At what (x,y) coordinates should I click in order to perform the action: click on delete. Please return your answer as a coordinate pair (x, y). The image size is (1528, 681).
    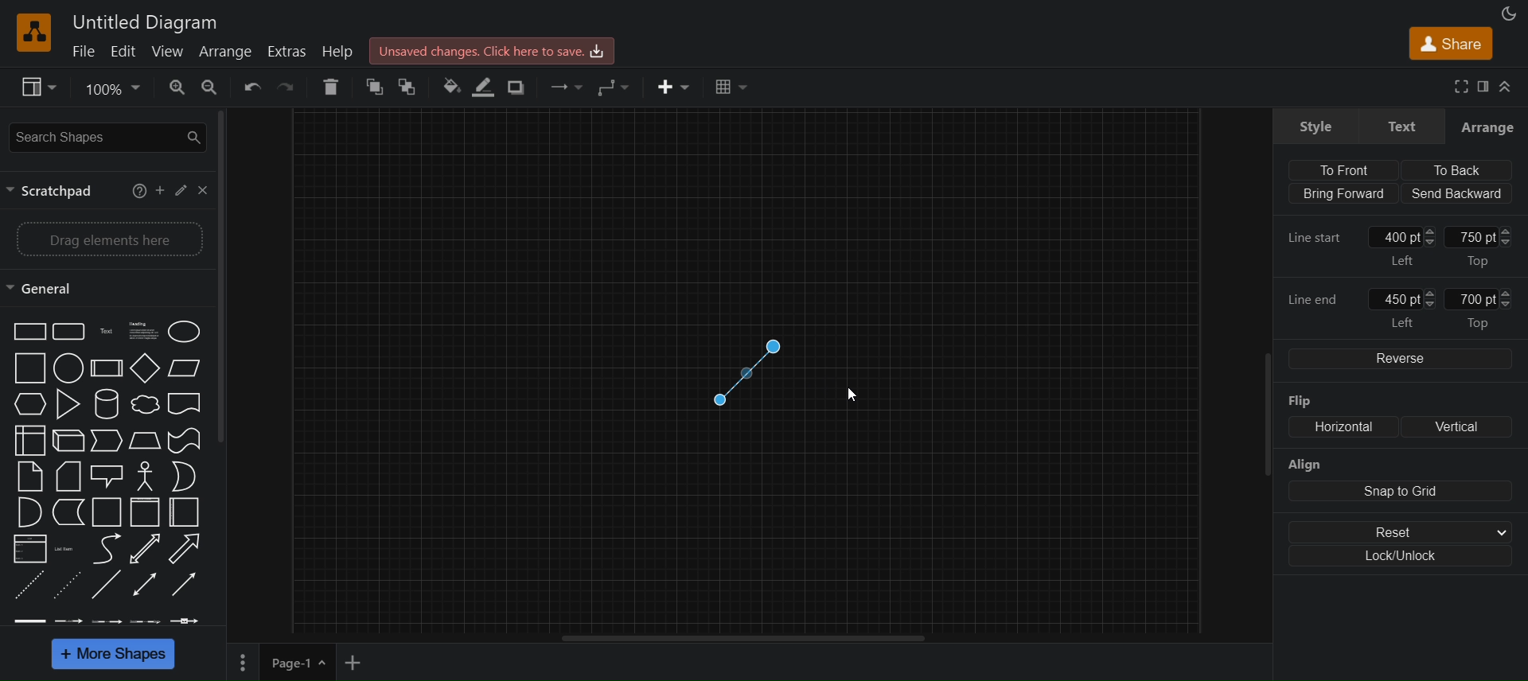
    Looking at the image, I should click on (334, 85).